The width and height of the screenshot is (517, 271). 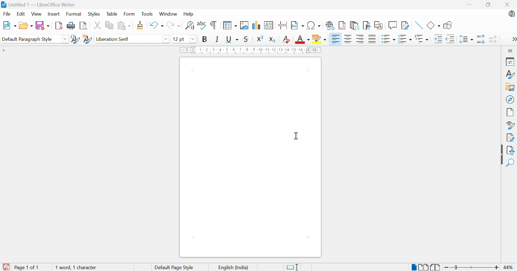 What do you see at coordinates (360, 39) in the screenshot?
I see `Align left` at bounding box center [360, 39].